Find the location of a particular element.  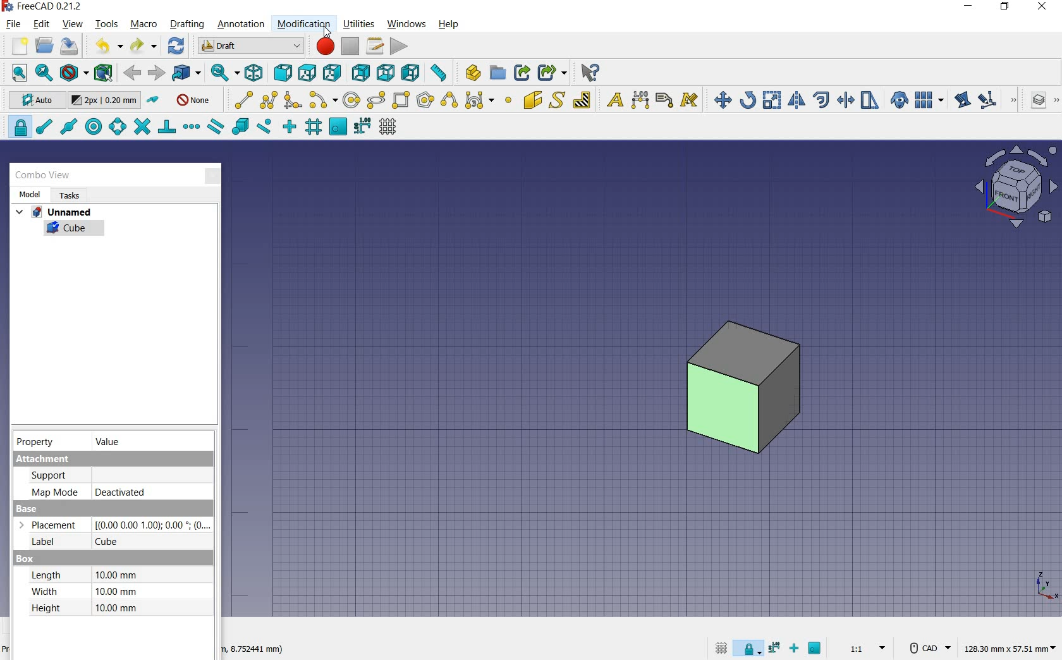

change default size for new objects is located at coordinates (104, 101).